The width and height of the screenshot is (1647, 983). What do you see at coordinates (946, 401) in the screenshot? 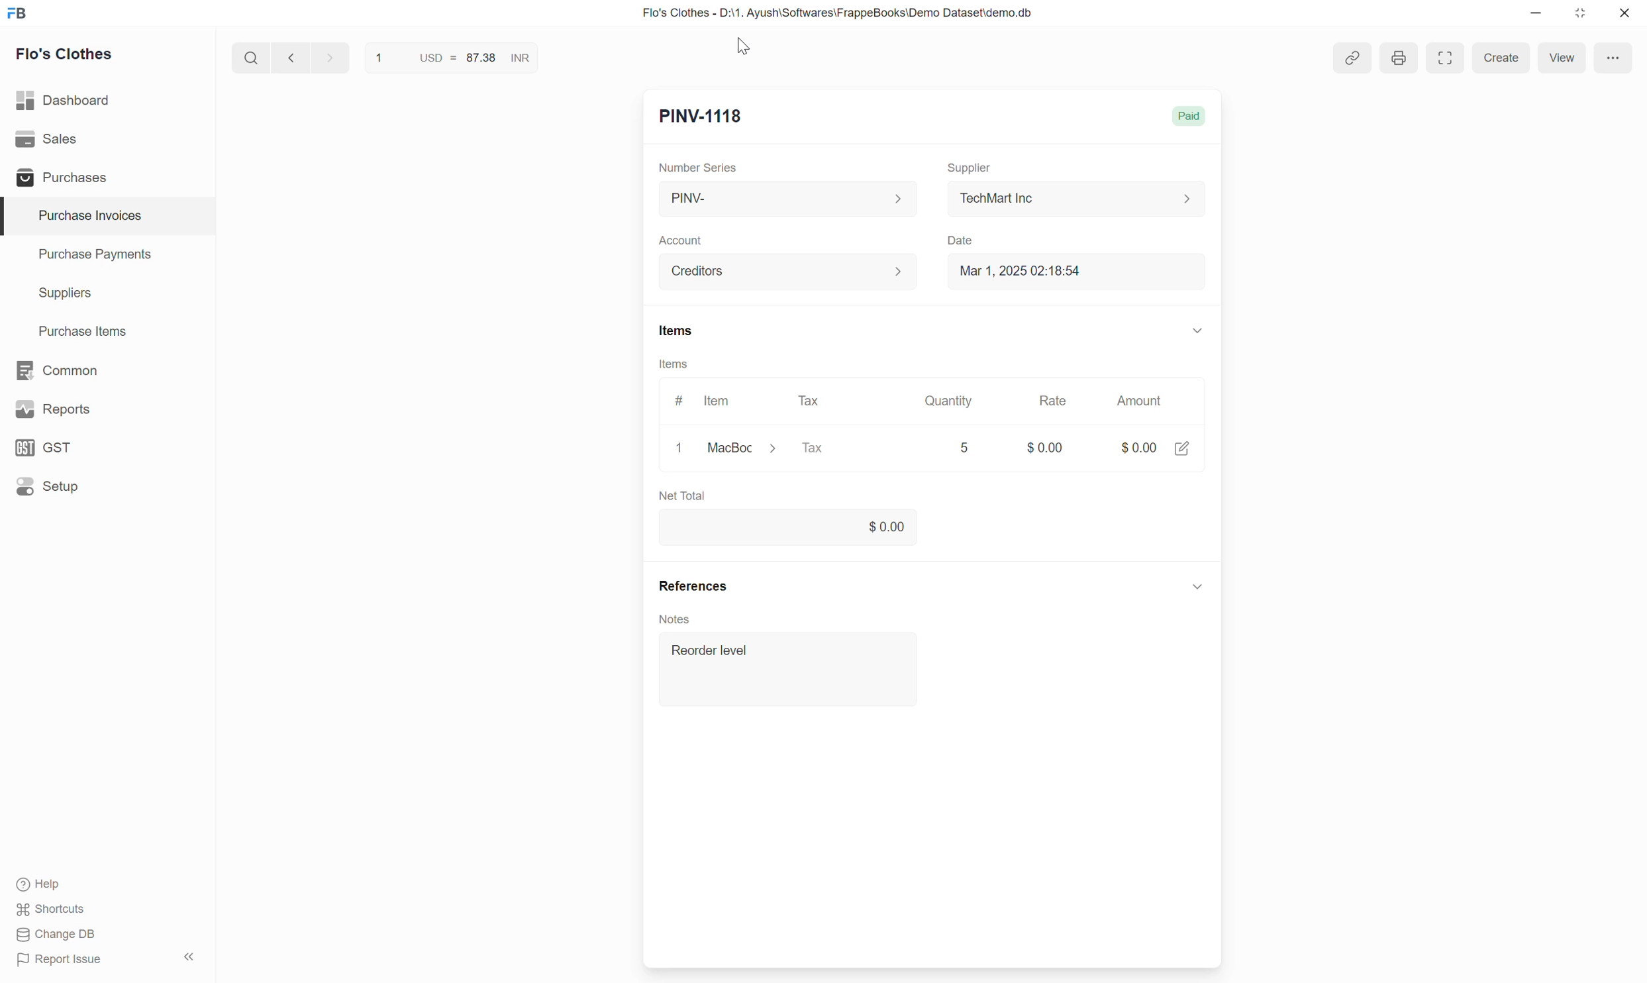
I see `Quantity` at bounding box center [946, 401].